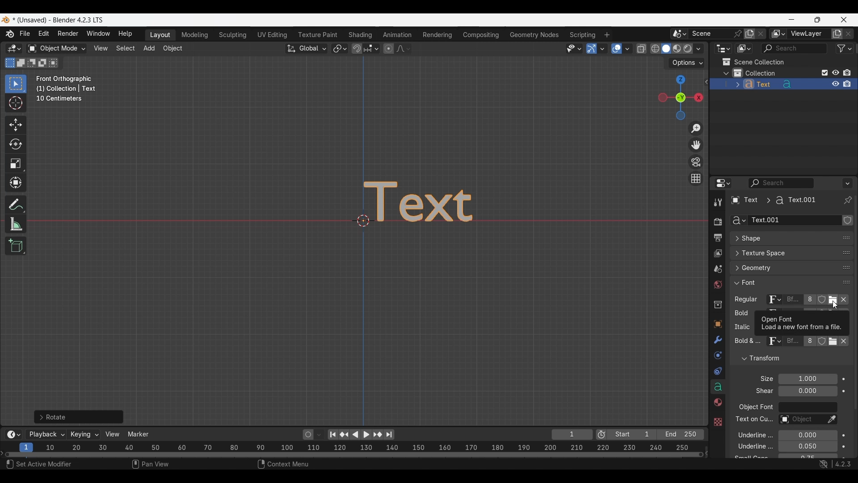 This screenshot has width=858, height=483. What do you see at coordinates (782, 268) in the screenshot?
I see `Click to expand Geometry` at bounding box center [782, 268].